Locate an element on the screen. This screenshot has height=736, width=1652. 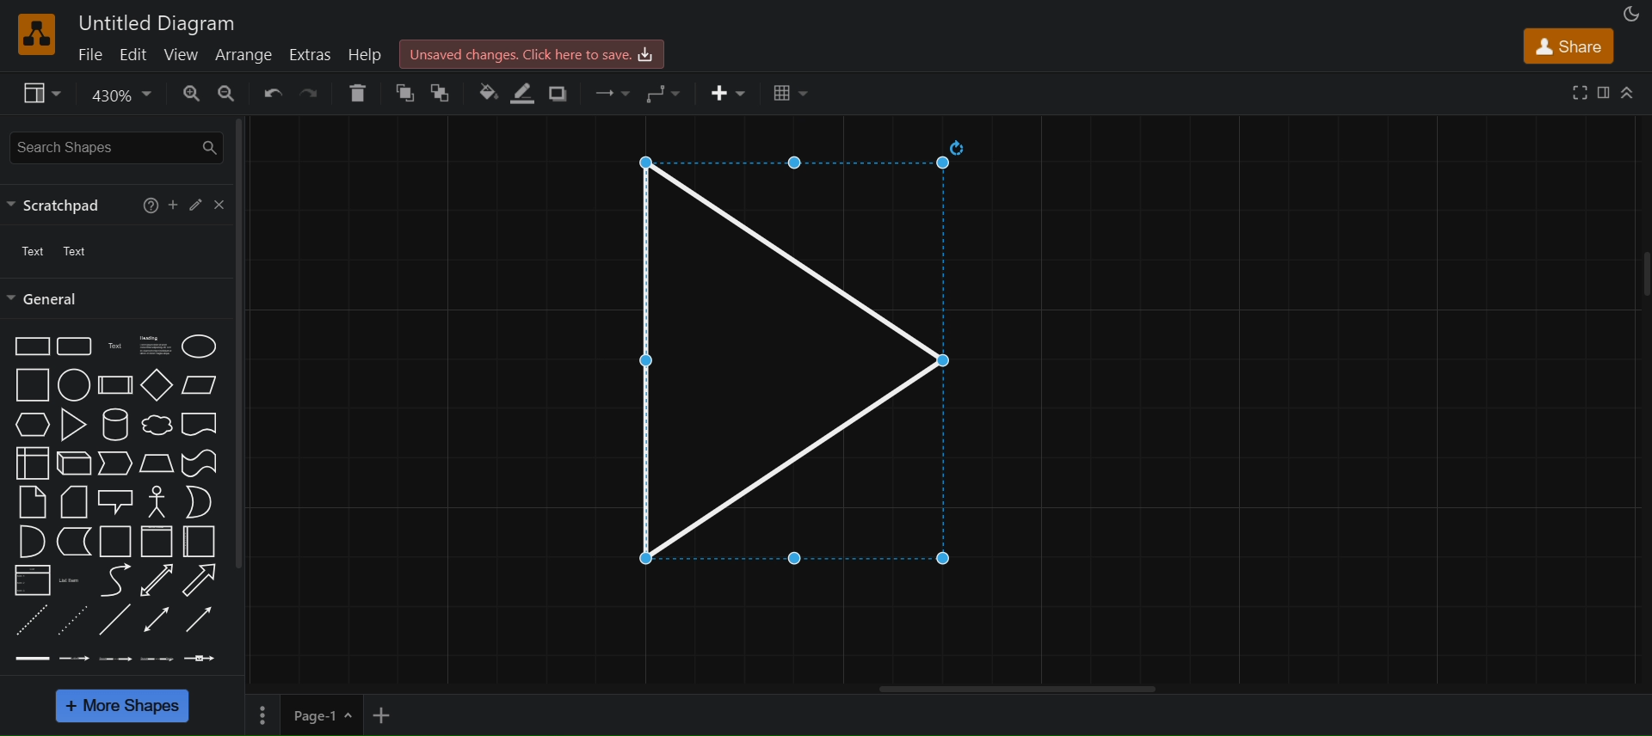
file is located at coordinates (91, 53).